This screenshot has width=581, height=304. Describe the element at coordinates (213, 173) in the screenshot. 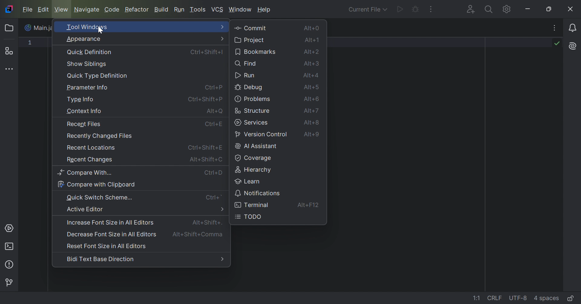

I see `Ctrl+D` at that location.